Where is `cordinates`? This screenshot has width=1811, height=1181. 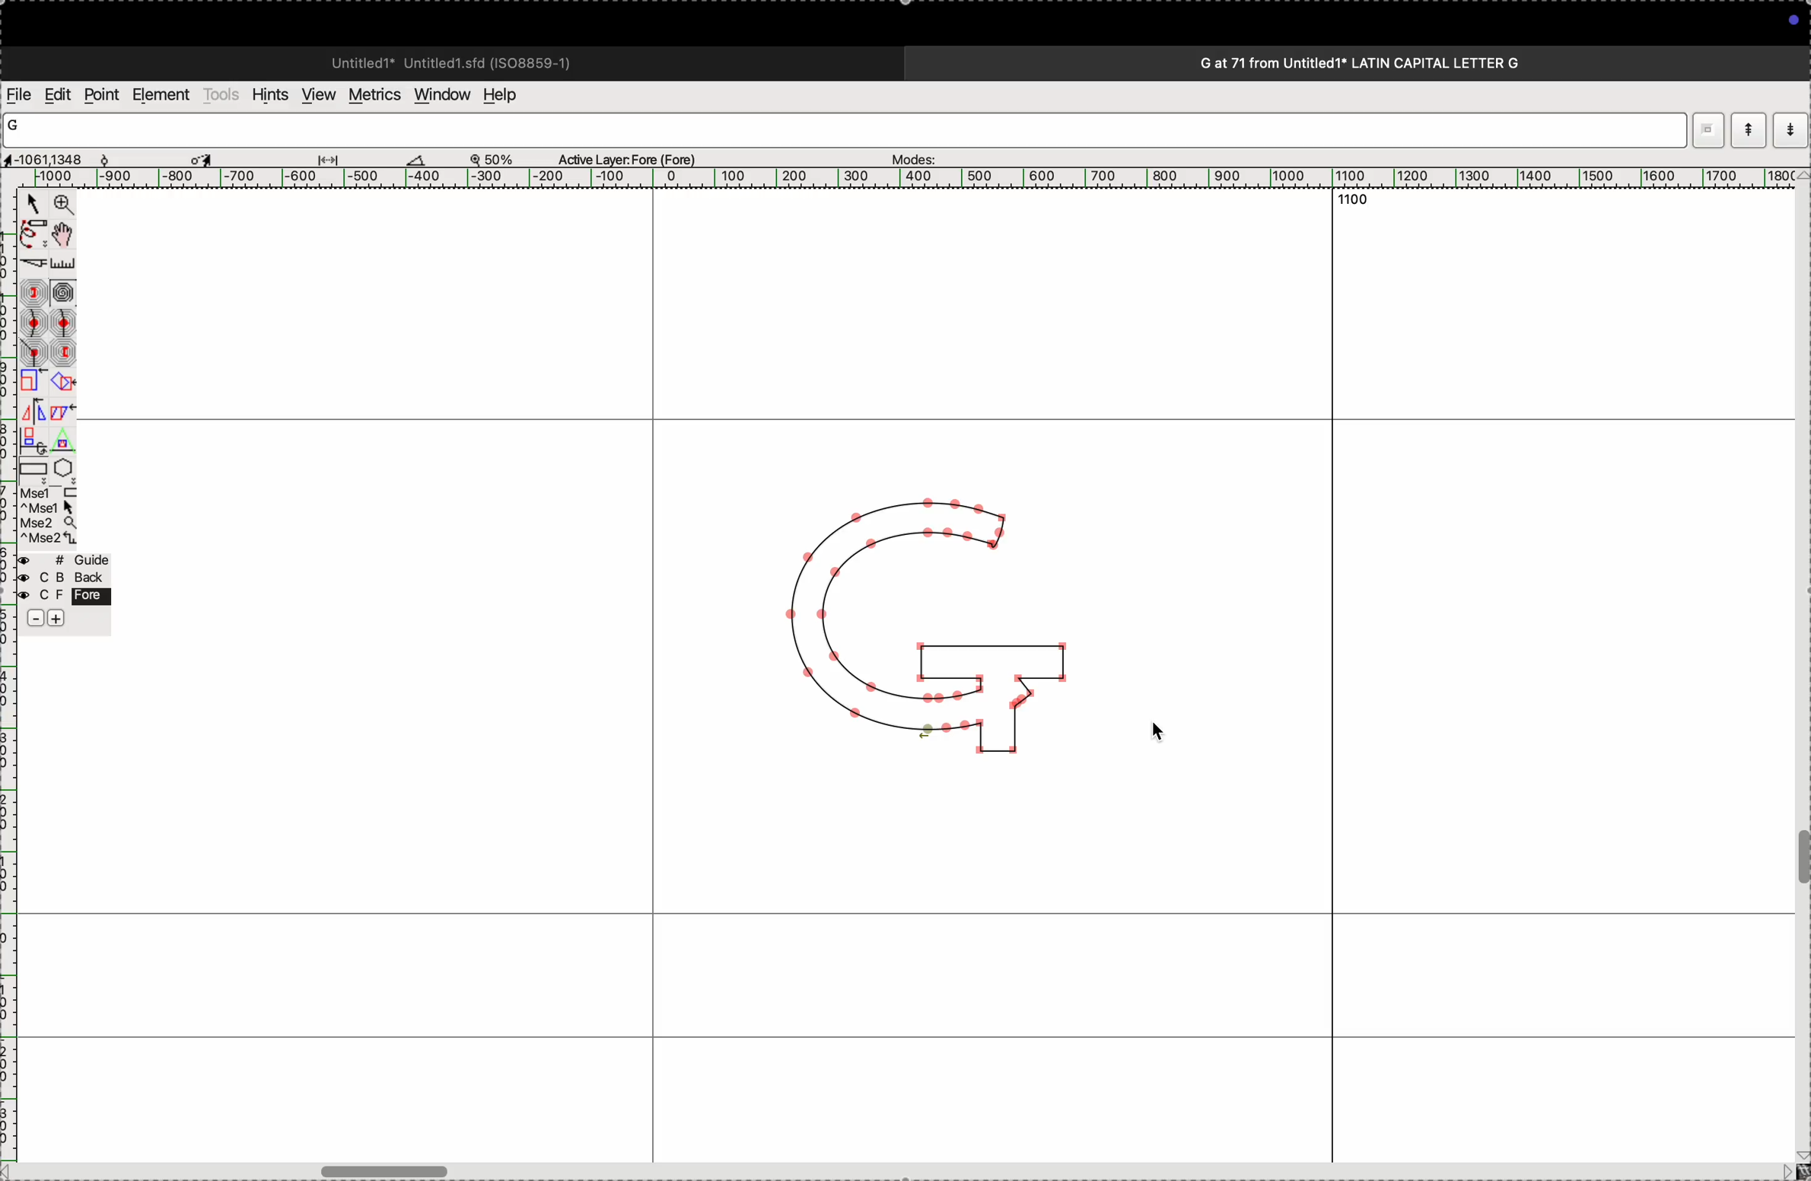 cordinates is located at coordinates (53, 157).